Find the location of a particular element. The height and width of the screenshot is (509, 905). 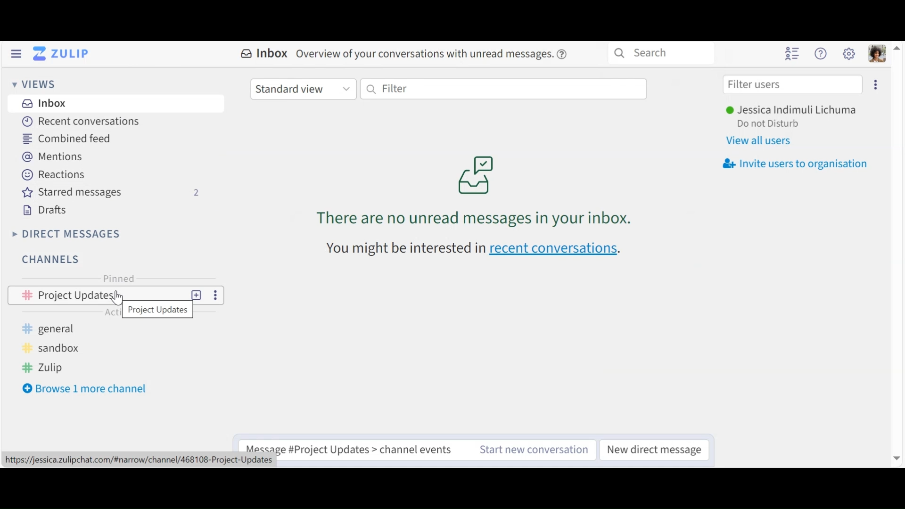

Search is located at coordinates (649, 54).